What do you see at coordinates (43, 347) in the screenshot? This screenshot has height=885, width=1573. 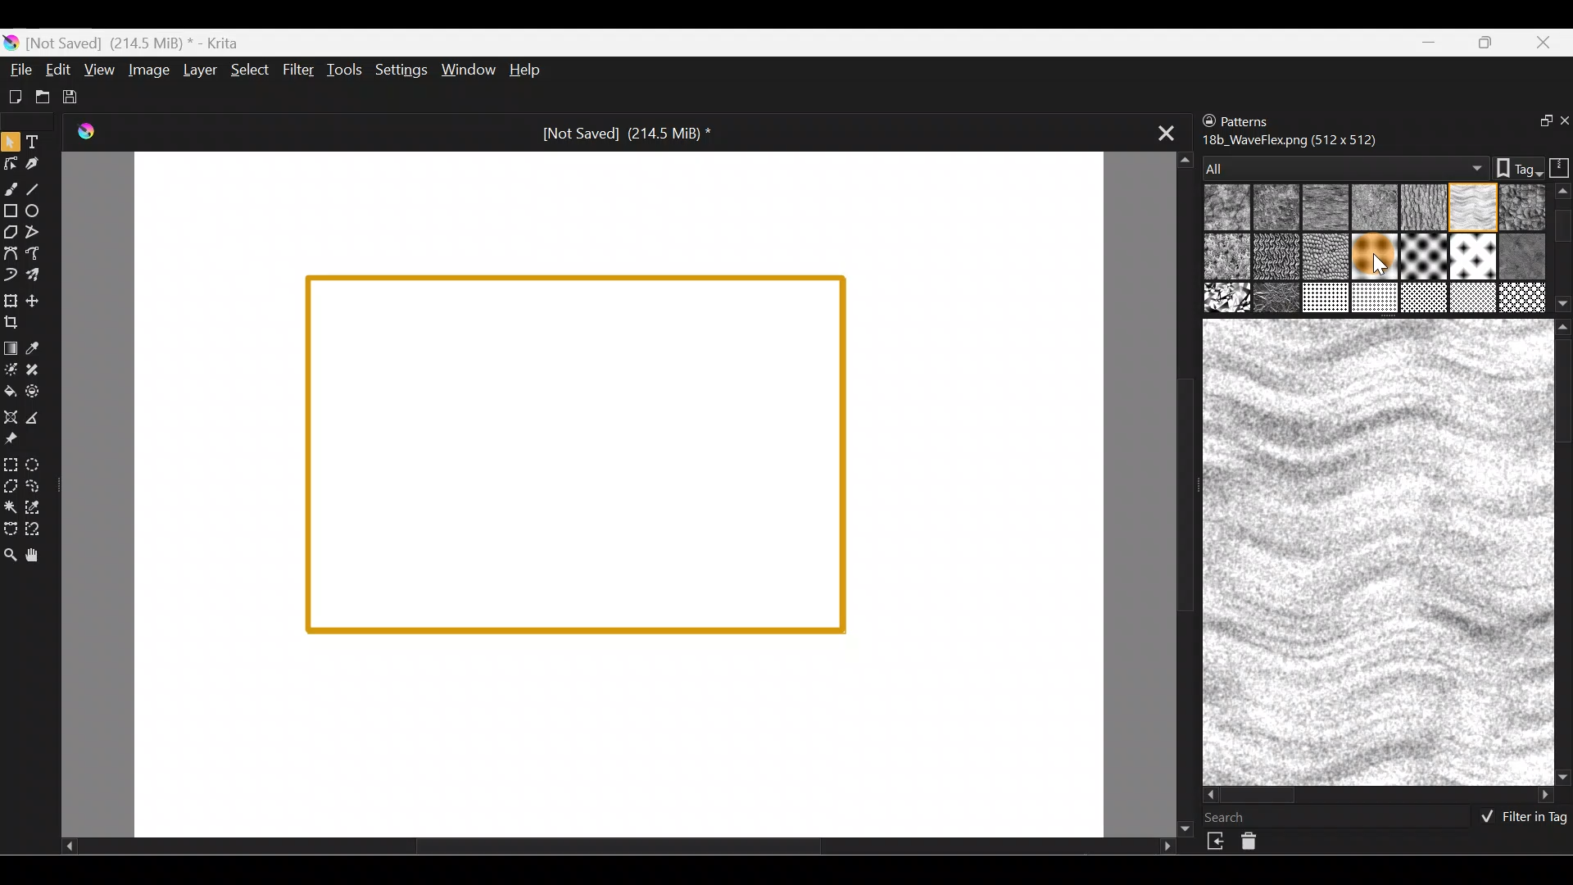 I see `Sample a colour` at bounding box center [43, 347].